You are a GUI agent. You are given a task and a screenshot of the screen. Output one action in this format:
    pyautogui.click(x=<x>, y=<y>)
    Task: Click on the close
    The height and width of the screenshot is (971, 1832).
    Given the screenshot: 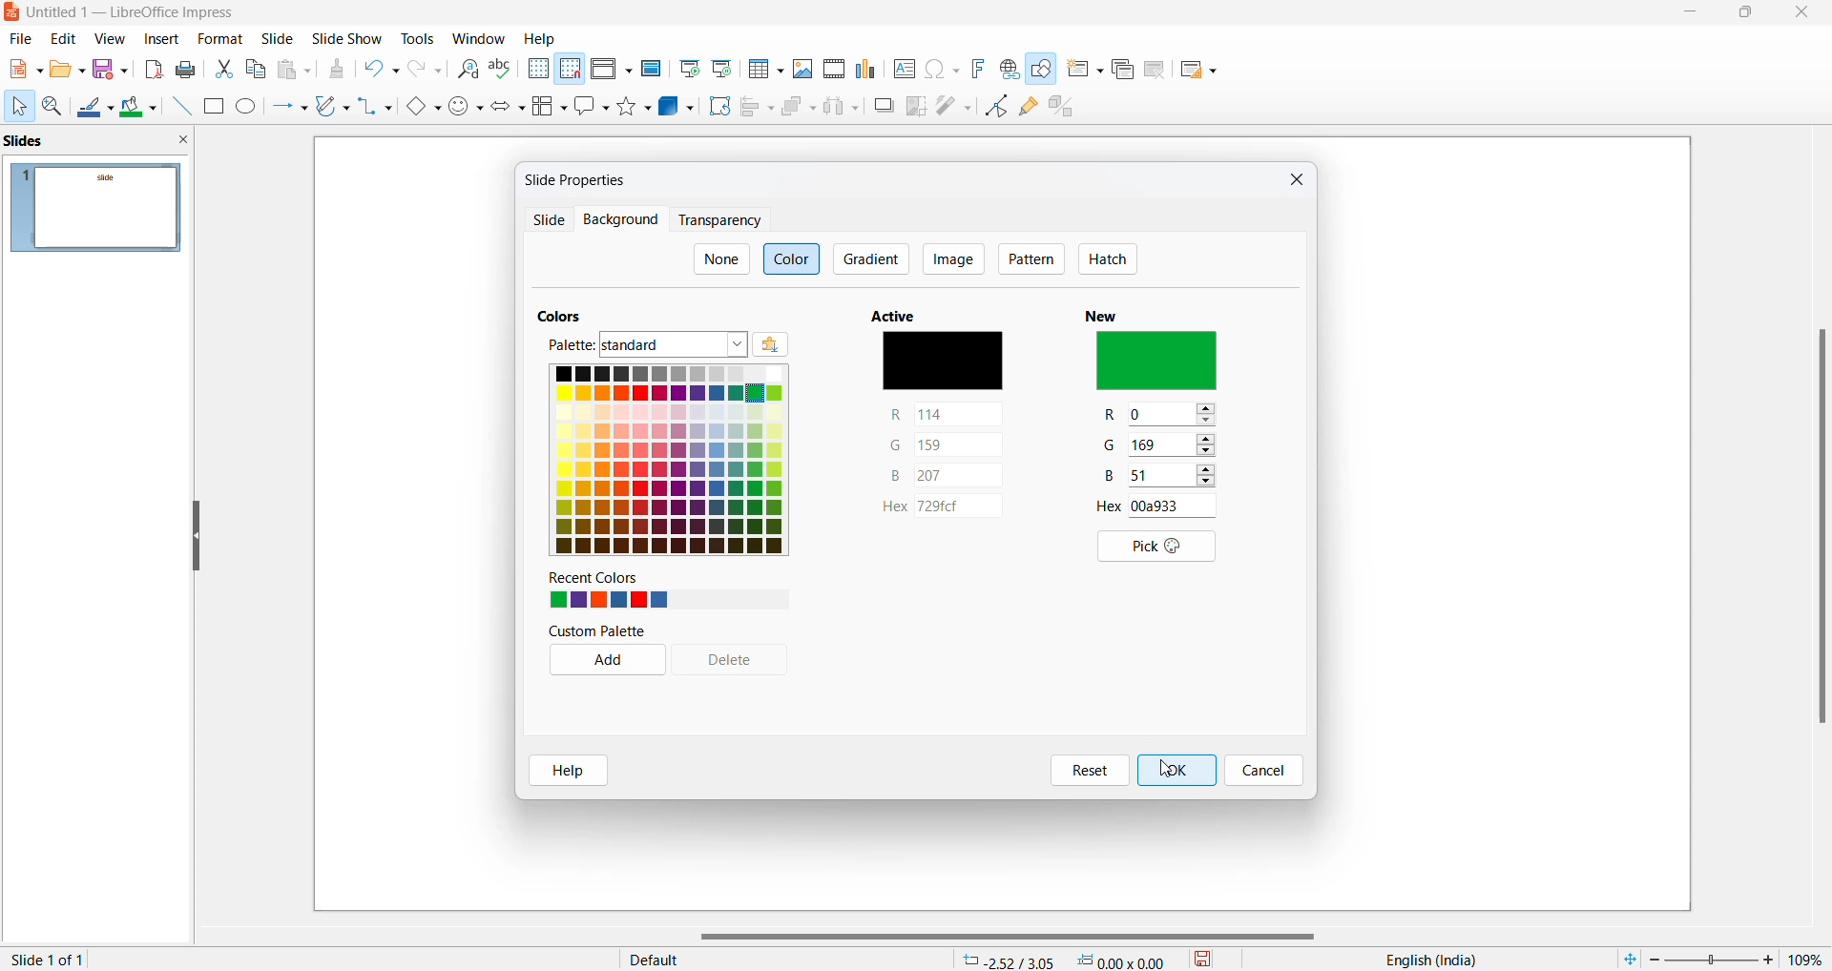 What is the action you would take?
    pyautogui.click(x=1293, y=182)
    